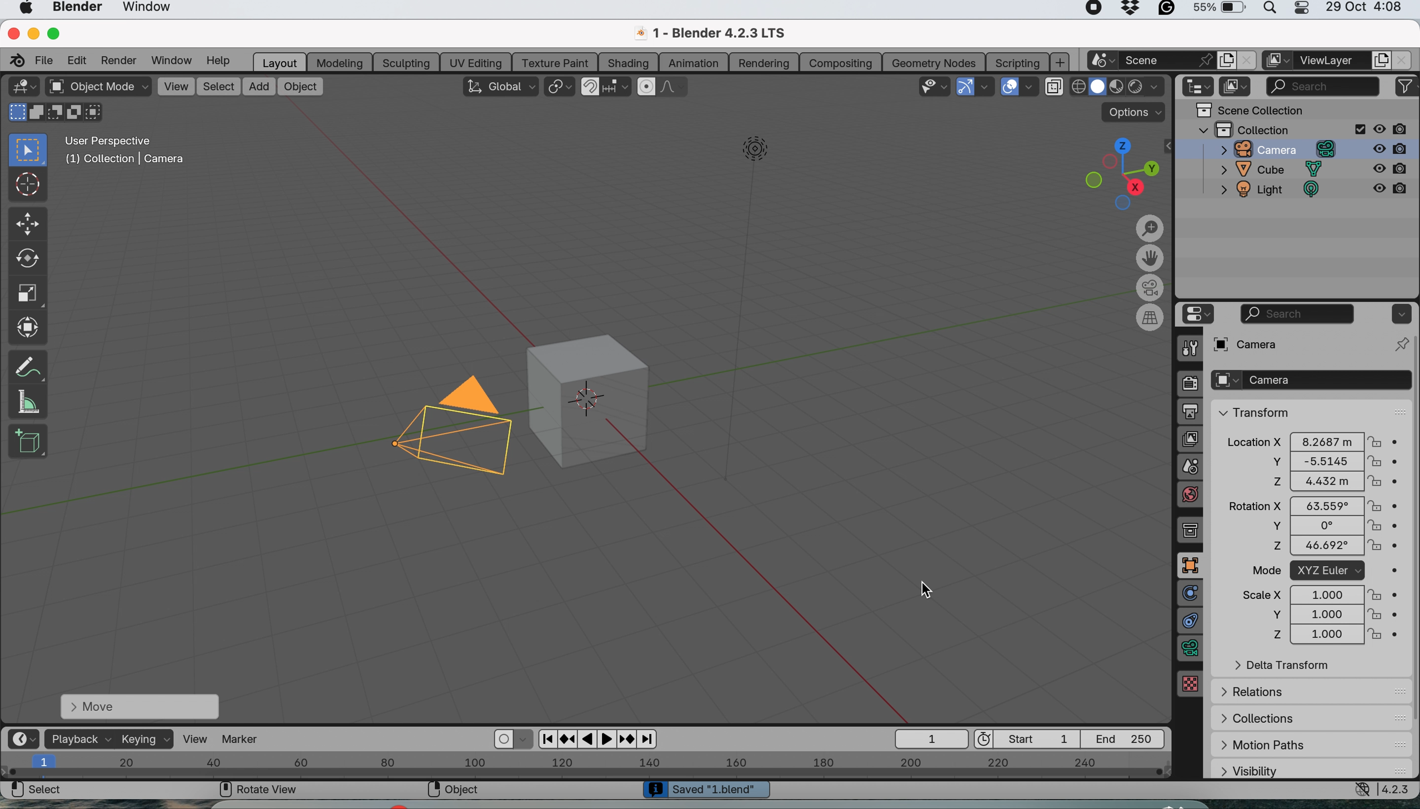  Describe the element at coordinates (648, 87) in the screenshot. I see `proportional editing objects` at that location.